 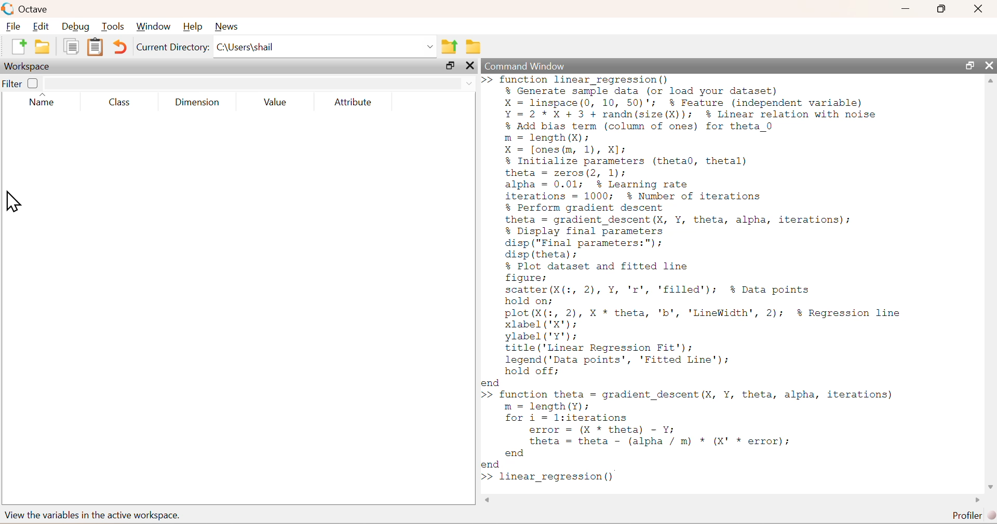 I want to click on File, so click(x=14, y=26).